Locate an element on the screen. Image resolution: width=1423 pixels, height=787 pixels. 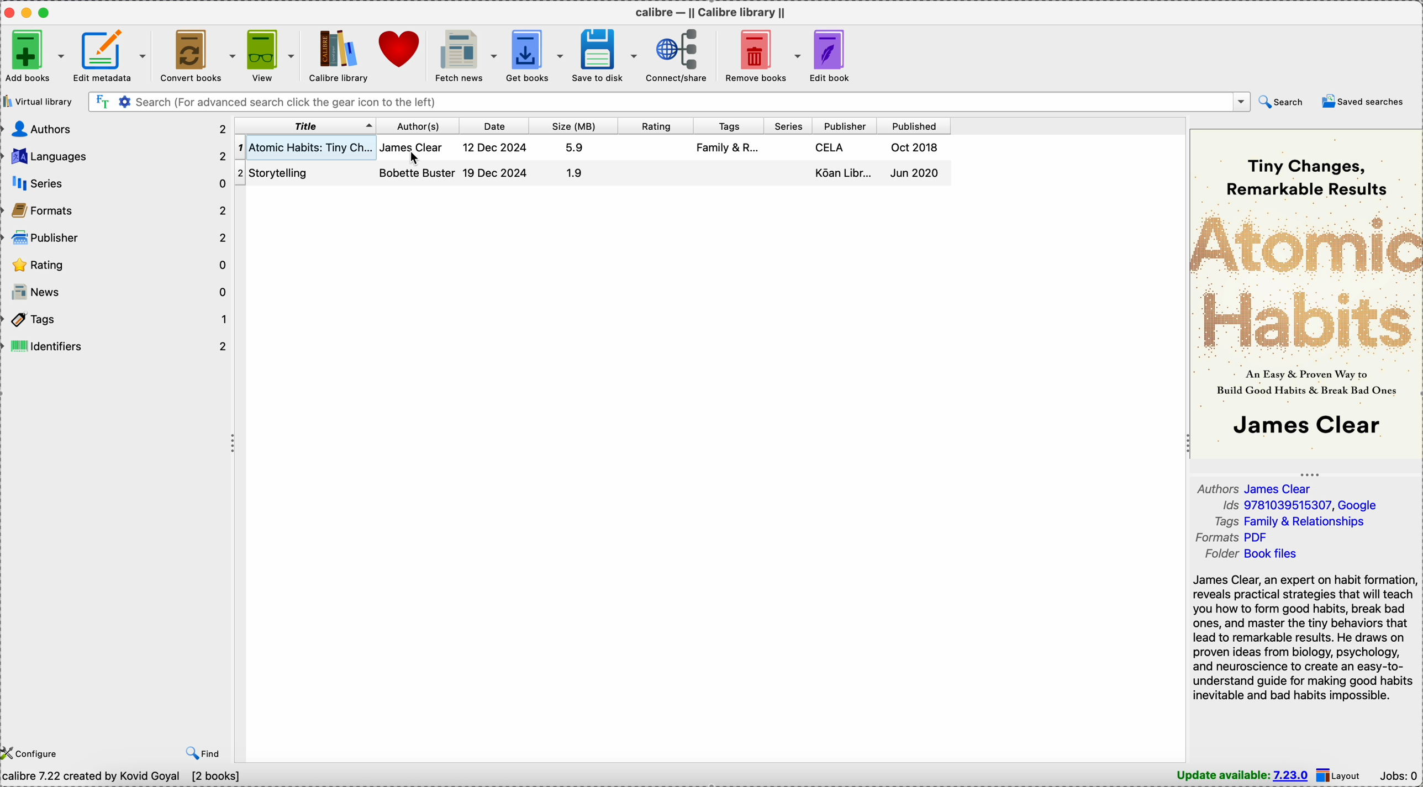
minimize Calibre is located at coordinates (29, 12).